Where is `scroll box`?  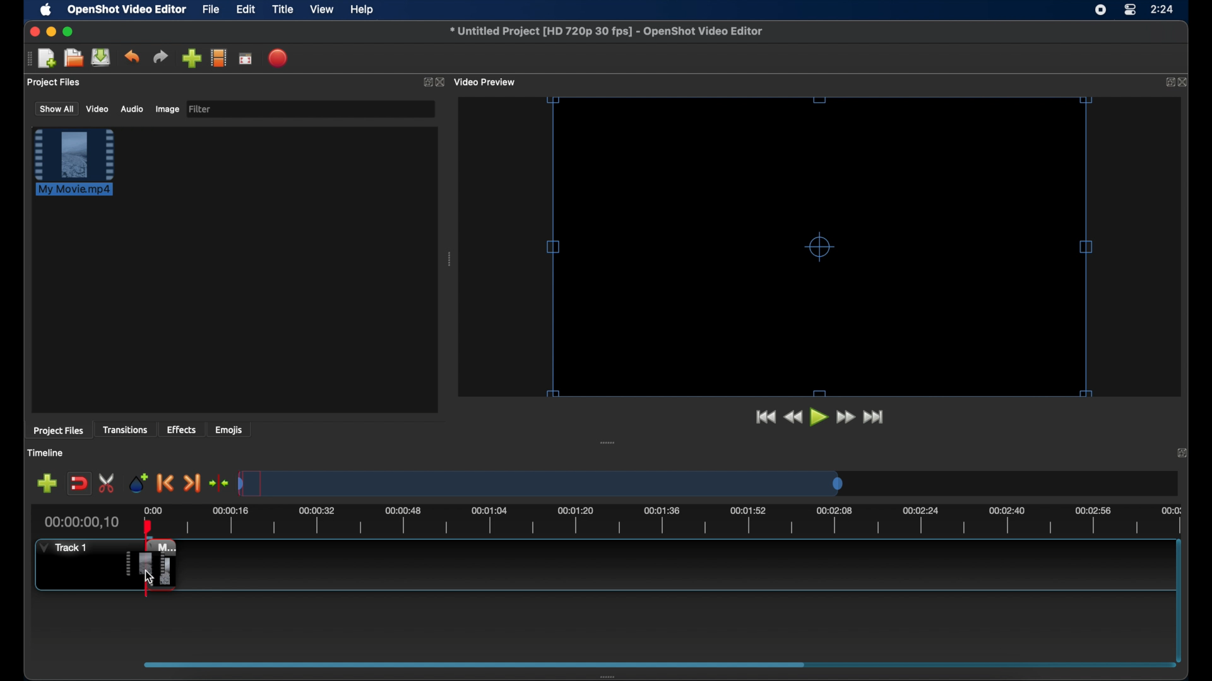 scroll box is located at coordinates (476, 664).